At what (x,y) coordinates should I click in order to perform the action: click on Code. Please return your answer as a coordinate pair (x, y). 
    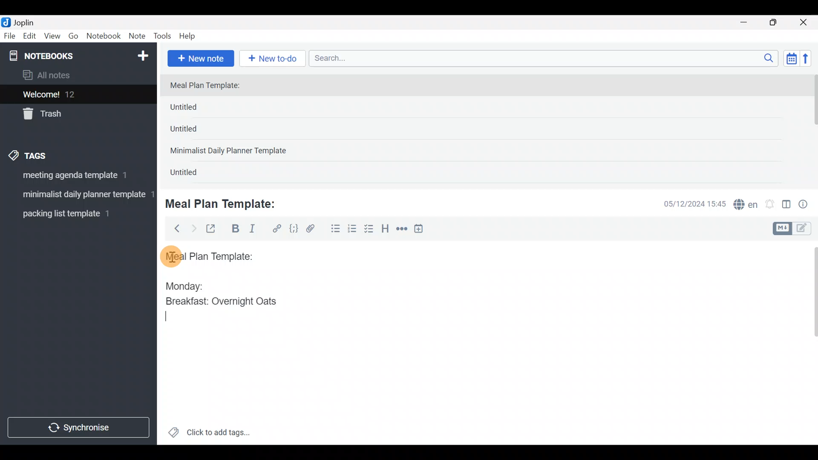
    Looking at the image, I should click on (293, 228).